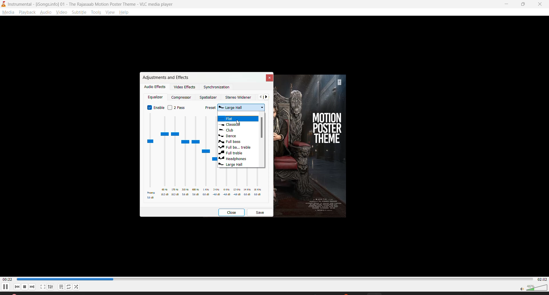  What do you see at coordinates (232, 125) in the screenshot?
I see `classical` at bounding box center [232, 125].